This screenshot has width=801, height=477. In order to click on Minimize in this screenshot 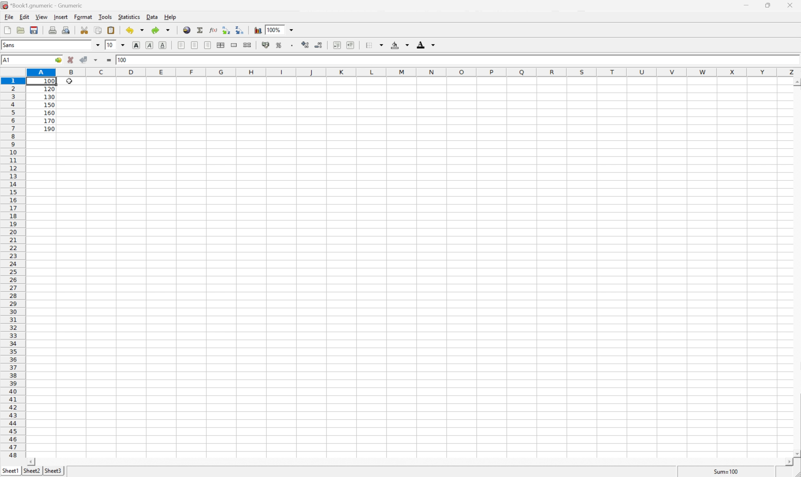, I will do `click(744, 5)`.